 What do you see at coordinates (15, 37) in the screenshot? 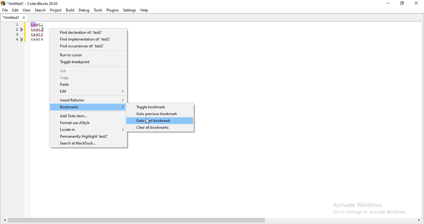
I see `1,2,3,4,5` at bounding box center [15, 37].